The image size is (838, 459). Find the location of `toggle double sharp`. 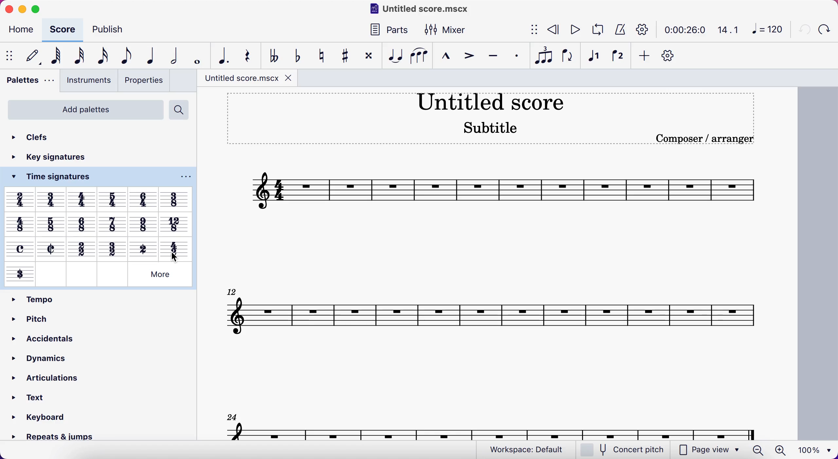

toggle double sharp is located at coordinates (368, 54).